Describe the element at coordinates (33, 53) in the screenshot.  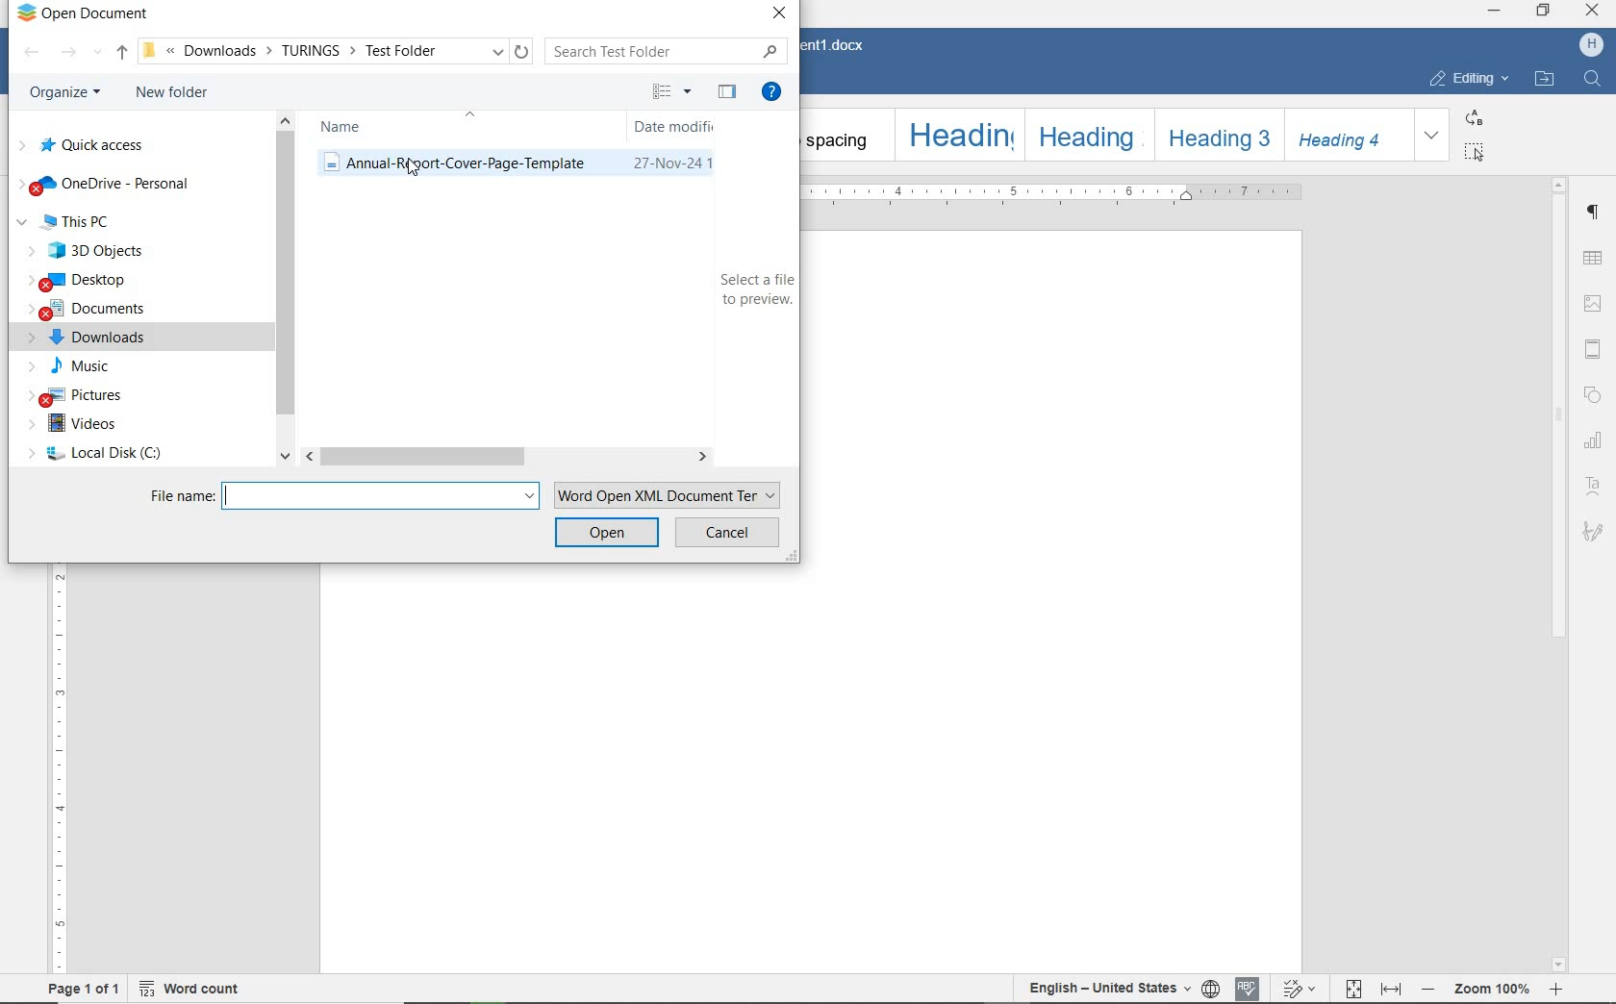
I see `back` at that location.